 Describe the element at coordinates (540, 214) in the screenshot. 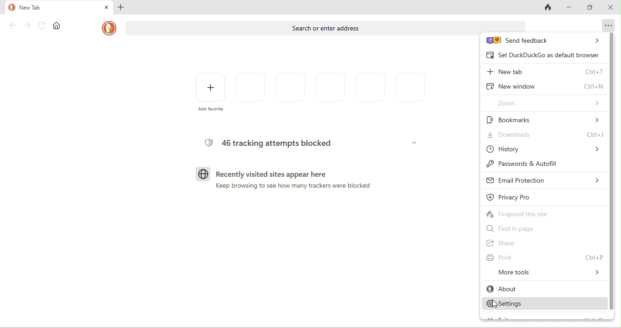

I see `fireproof this site` at that location.